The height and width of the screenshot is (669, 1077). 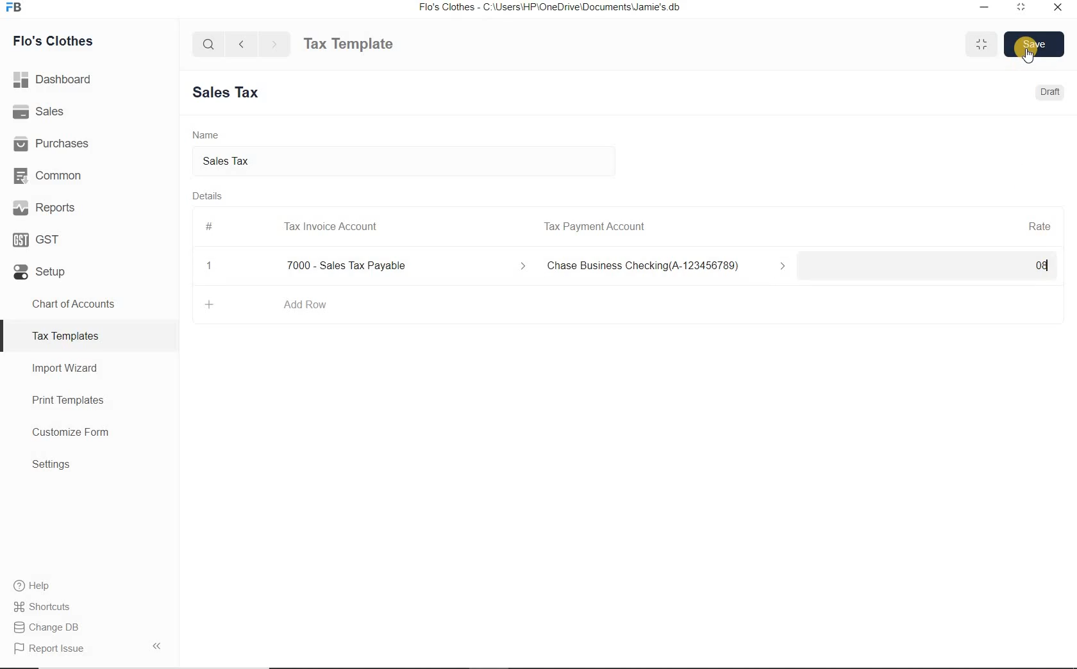 I want to click on Save, so click(x=1035, y=44).